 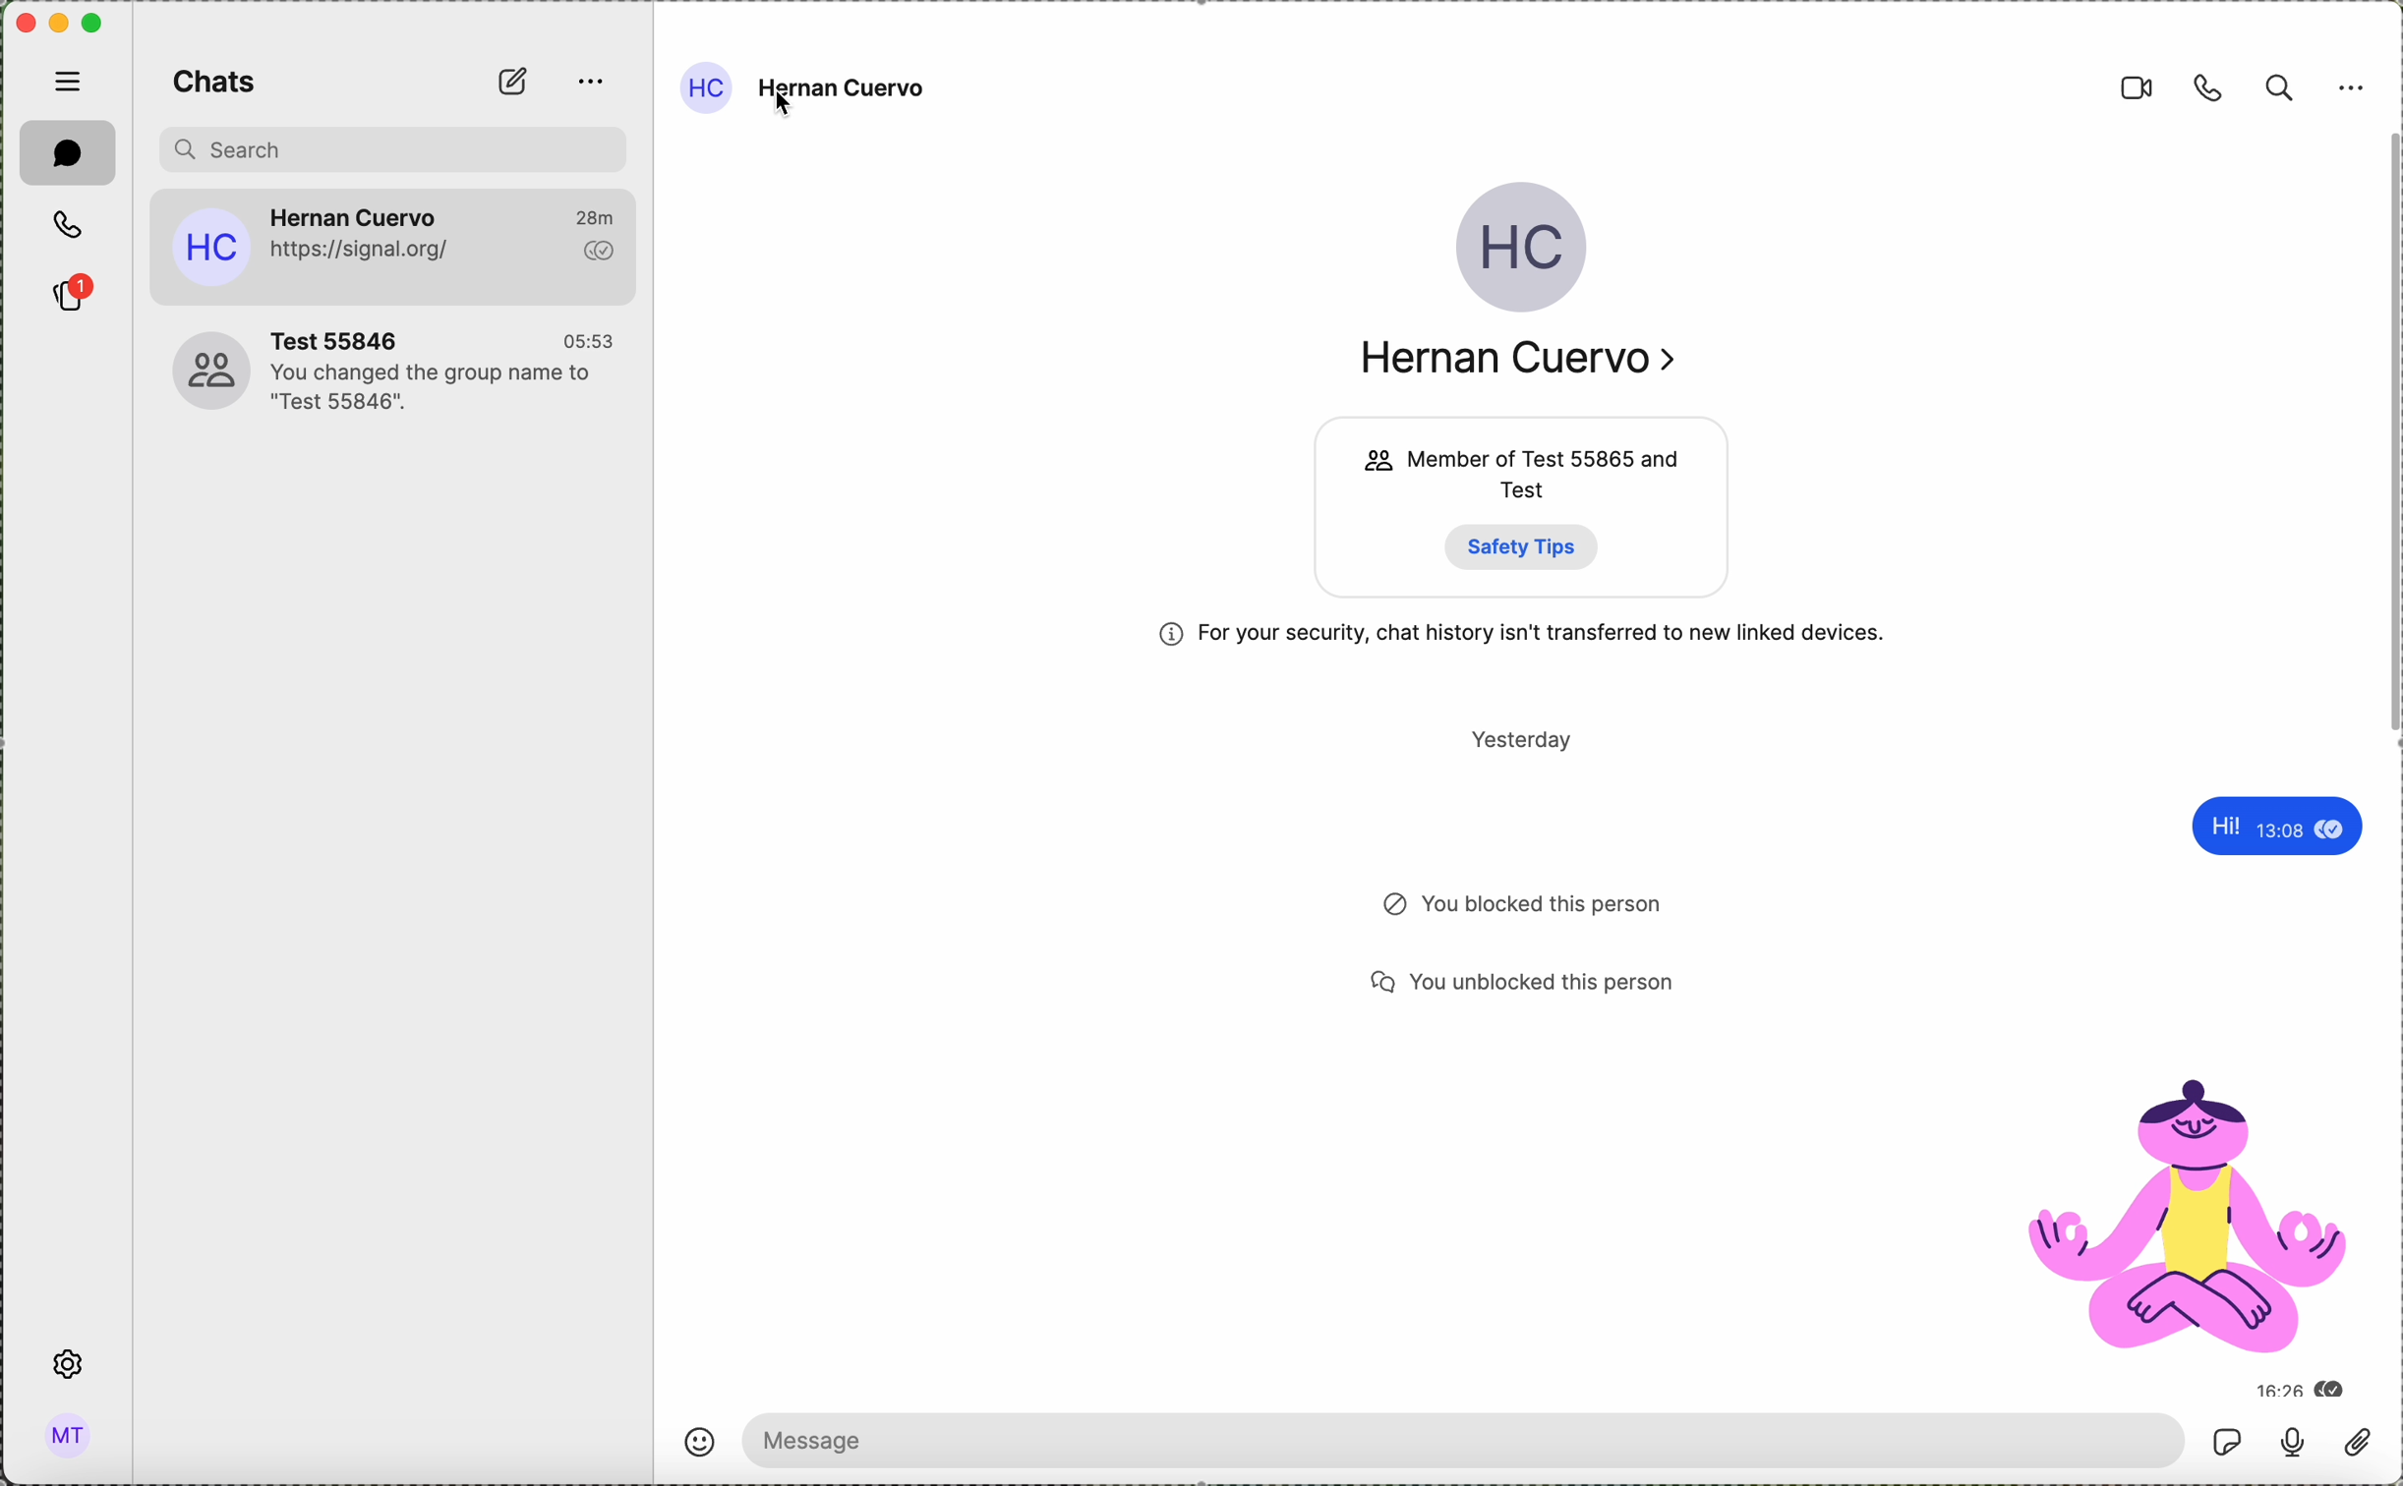 What do you see at coordinates (597, 251) in the screenshot?
I see `seen` at bounding box center [597, 251].